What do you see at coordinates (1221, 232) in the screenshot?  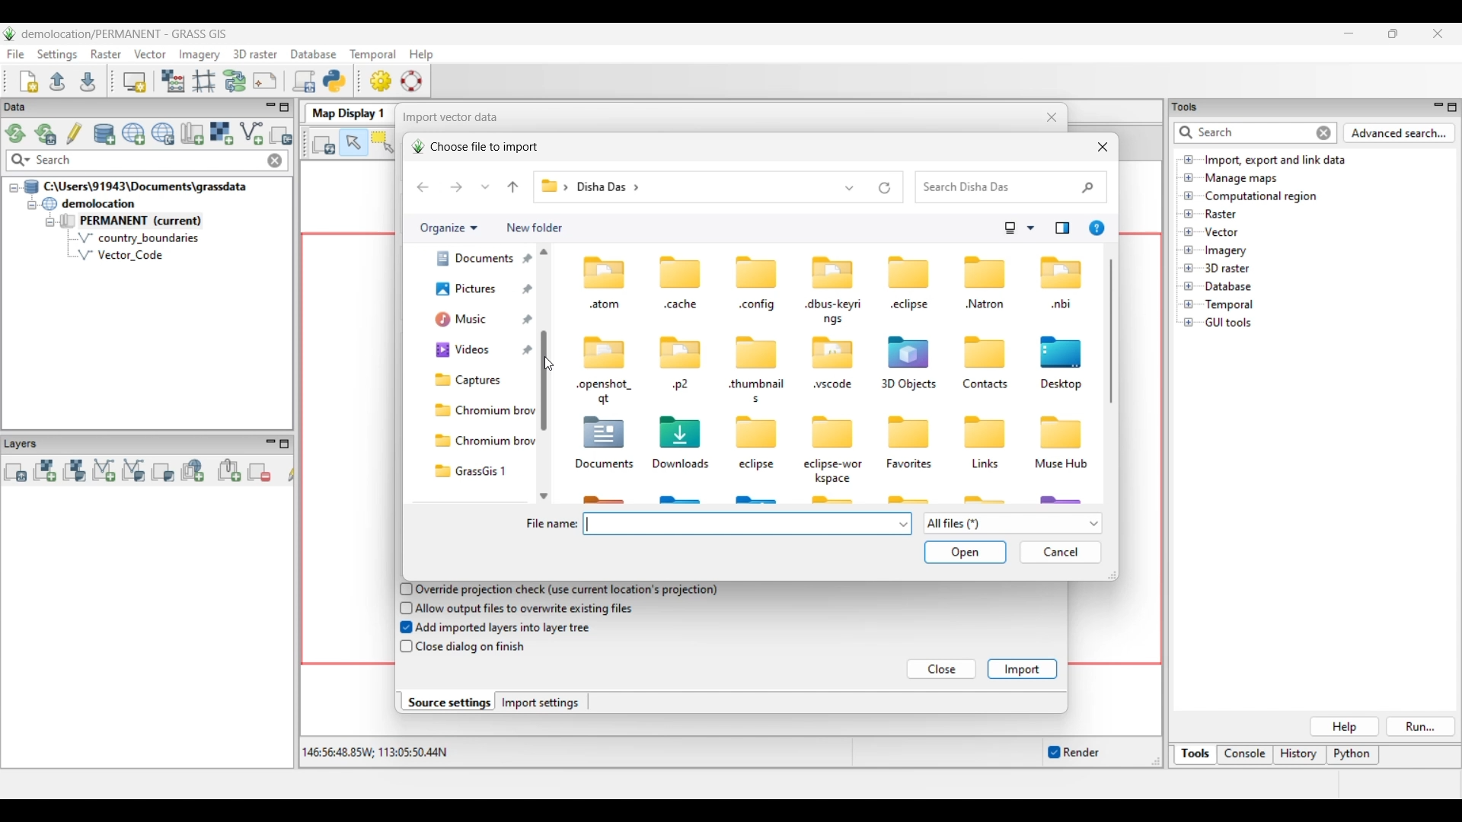 I see `Double click to see files under Vector` at bounding box center [1221, 232].